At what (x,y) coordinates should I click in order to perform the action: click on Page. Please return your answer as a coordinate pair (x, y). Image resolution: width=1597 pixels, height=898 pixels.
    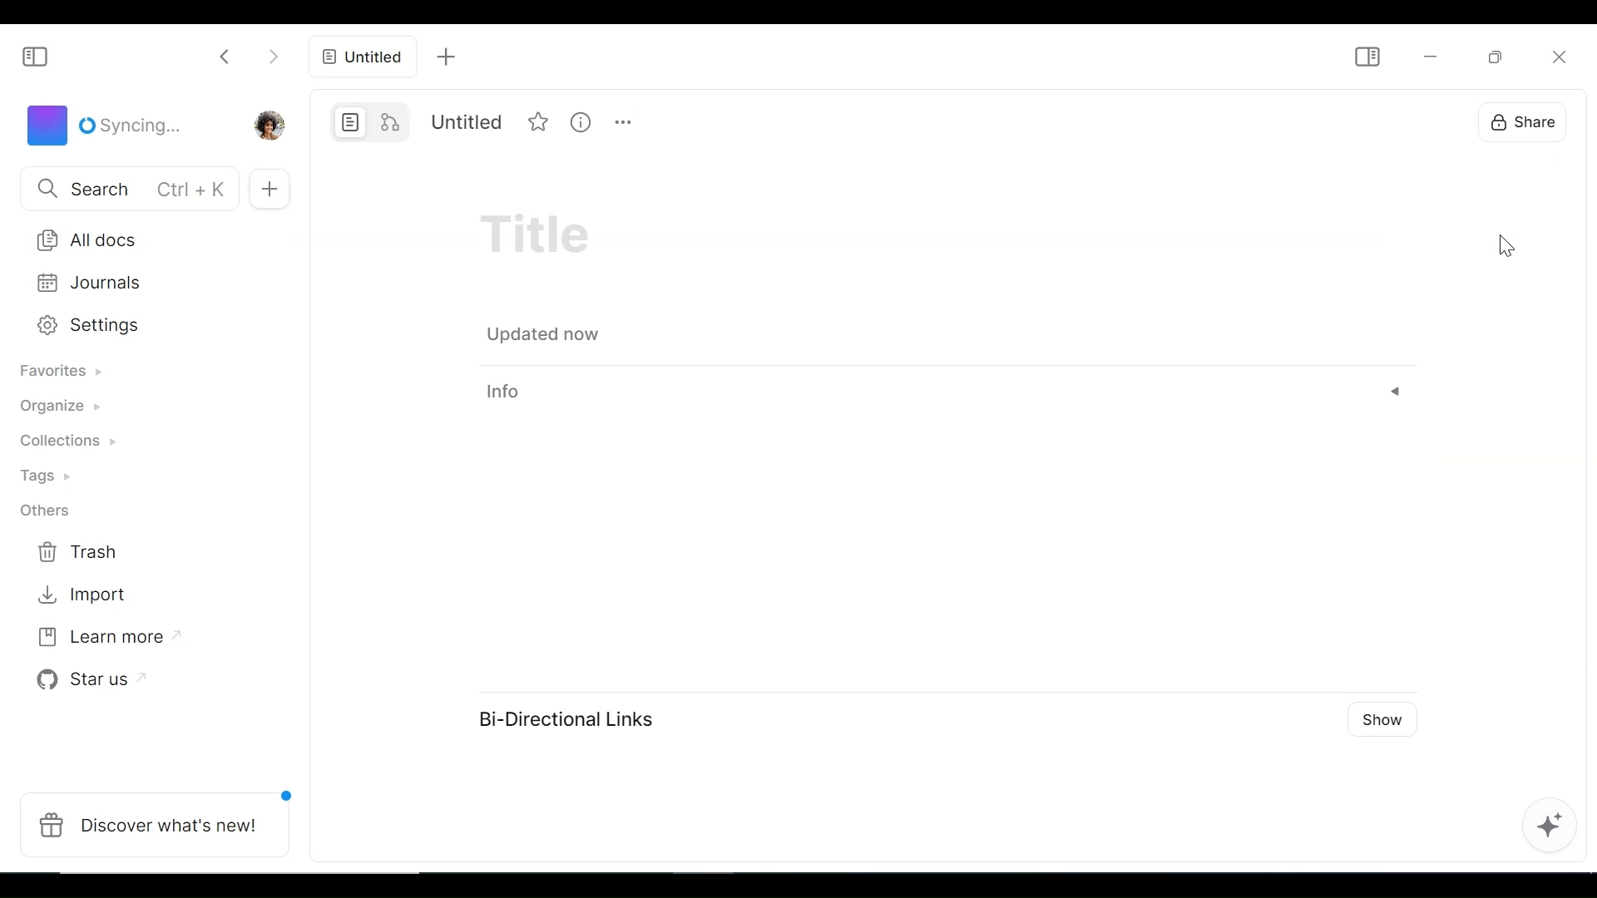
    Looking at the image, I should click on (350, 122).